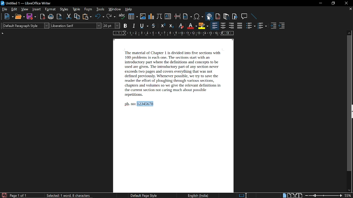 The height and width of the screenshot is (198, 353). Describe the element at coordinates (76, 26) in the screenshot. I see `font style` at that location.